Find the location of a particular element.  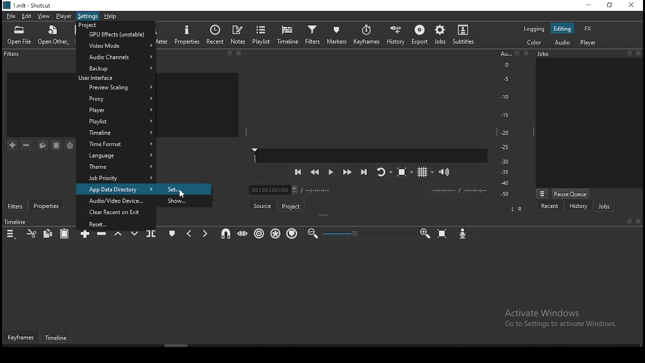

play/pause is located at coordinates (330, 174).